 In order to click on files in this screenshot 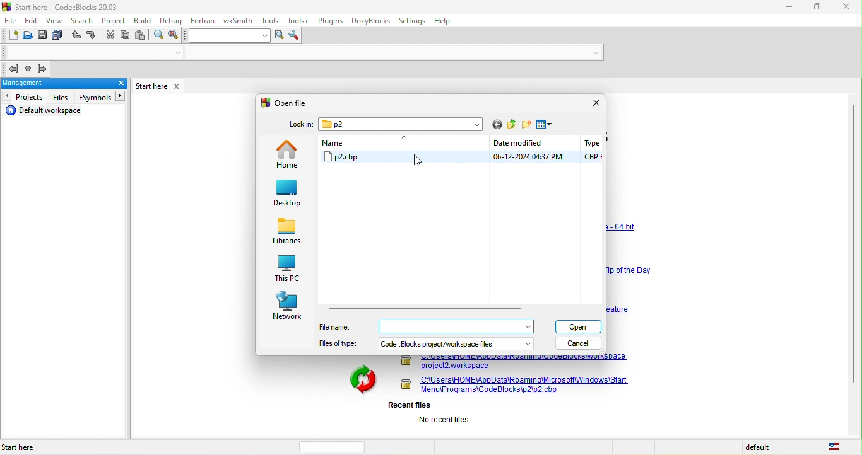, I will do `click(63, 98)`.